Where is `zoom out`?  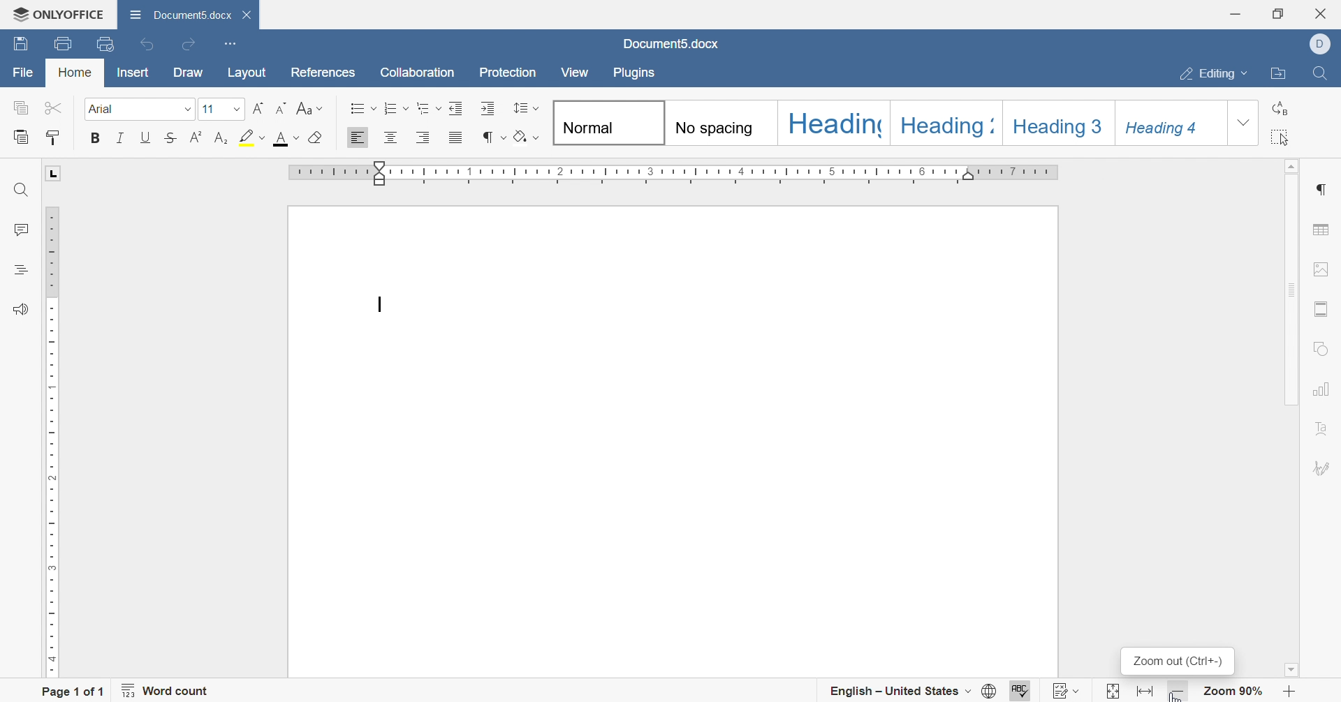
zoom out is located at coordinates (1181, 693).